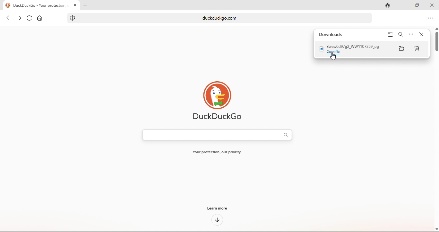 The height and width of the screenshot is (232, 439). Describe the element at coordinates (7, 18) in the screenshot. I see `back` at that location.